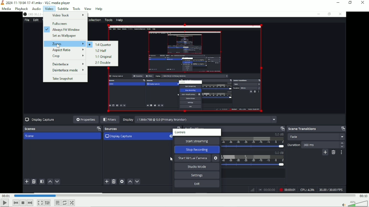 This screenshot has width=369, height=207. What do you see at coordinates (60, 24) in the screenshot?
I see `Fullscreen` at bounding box center [60, 24].